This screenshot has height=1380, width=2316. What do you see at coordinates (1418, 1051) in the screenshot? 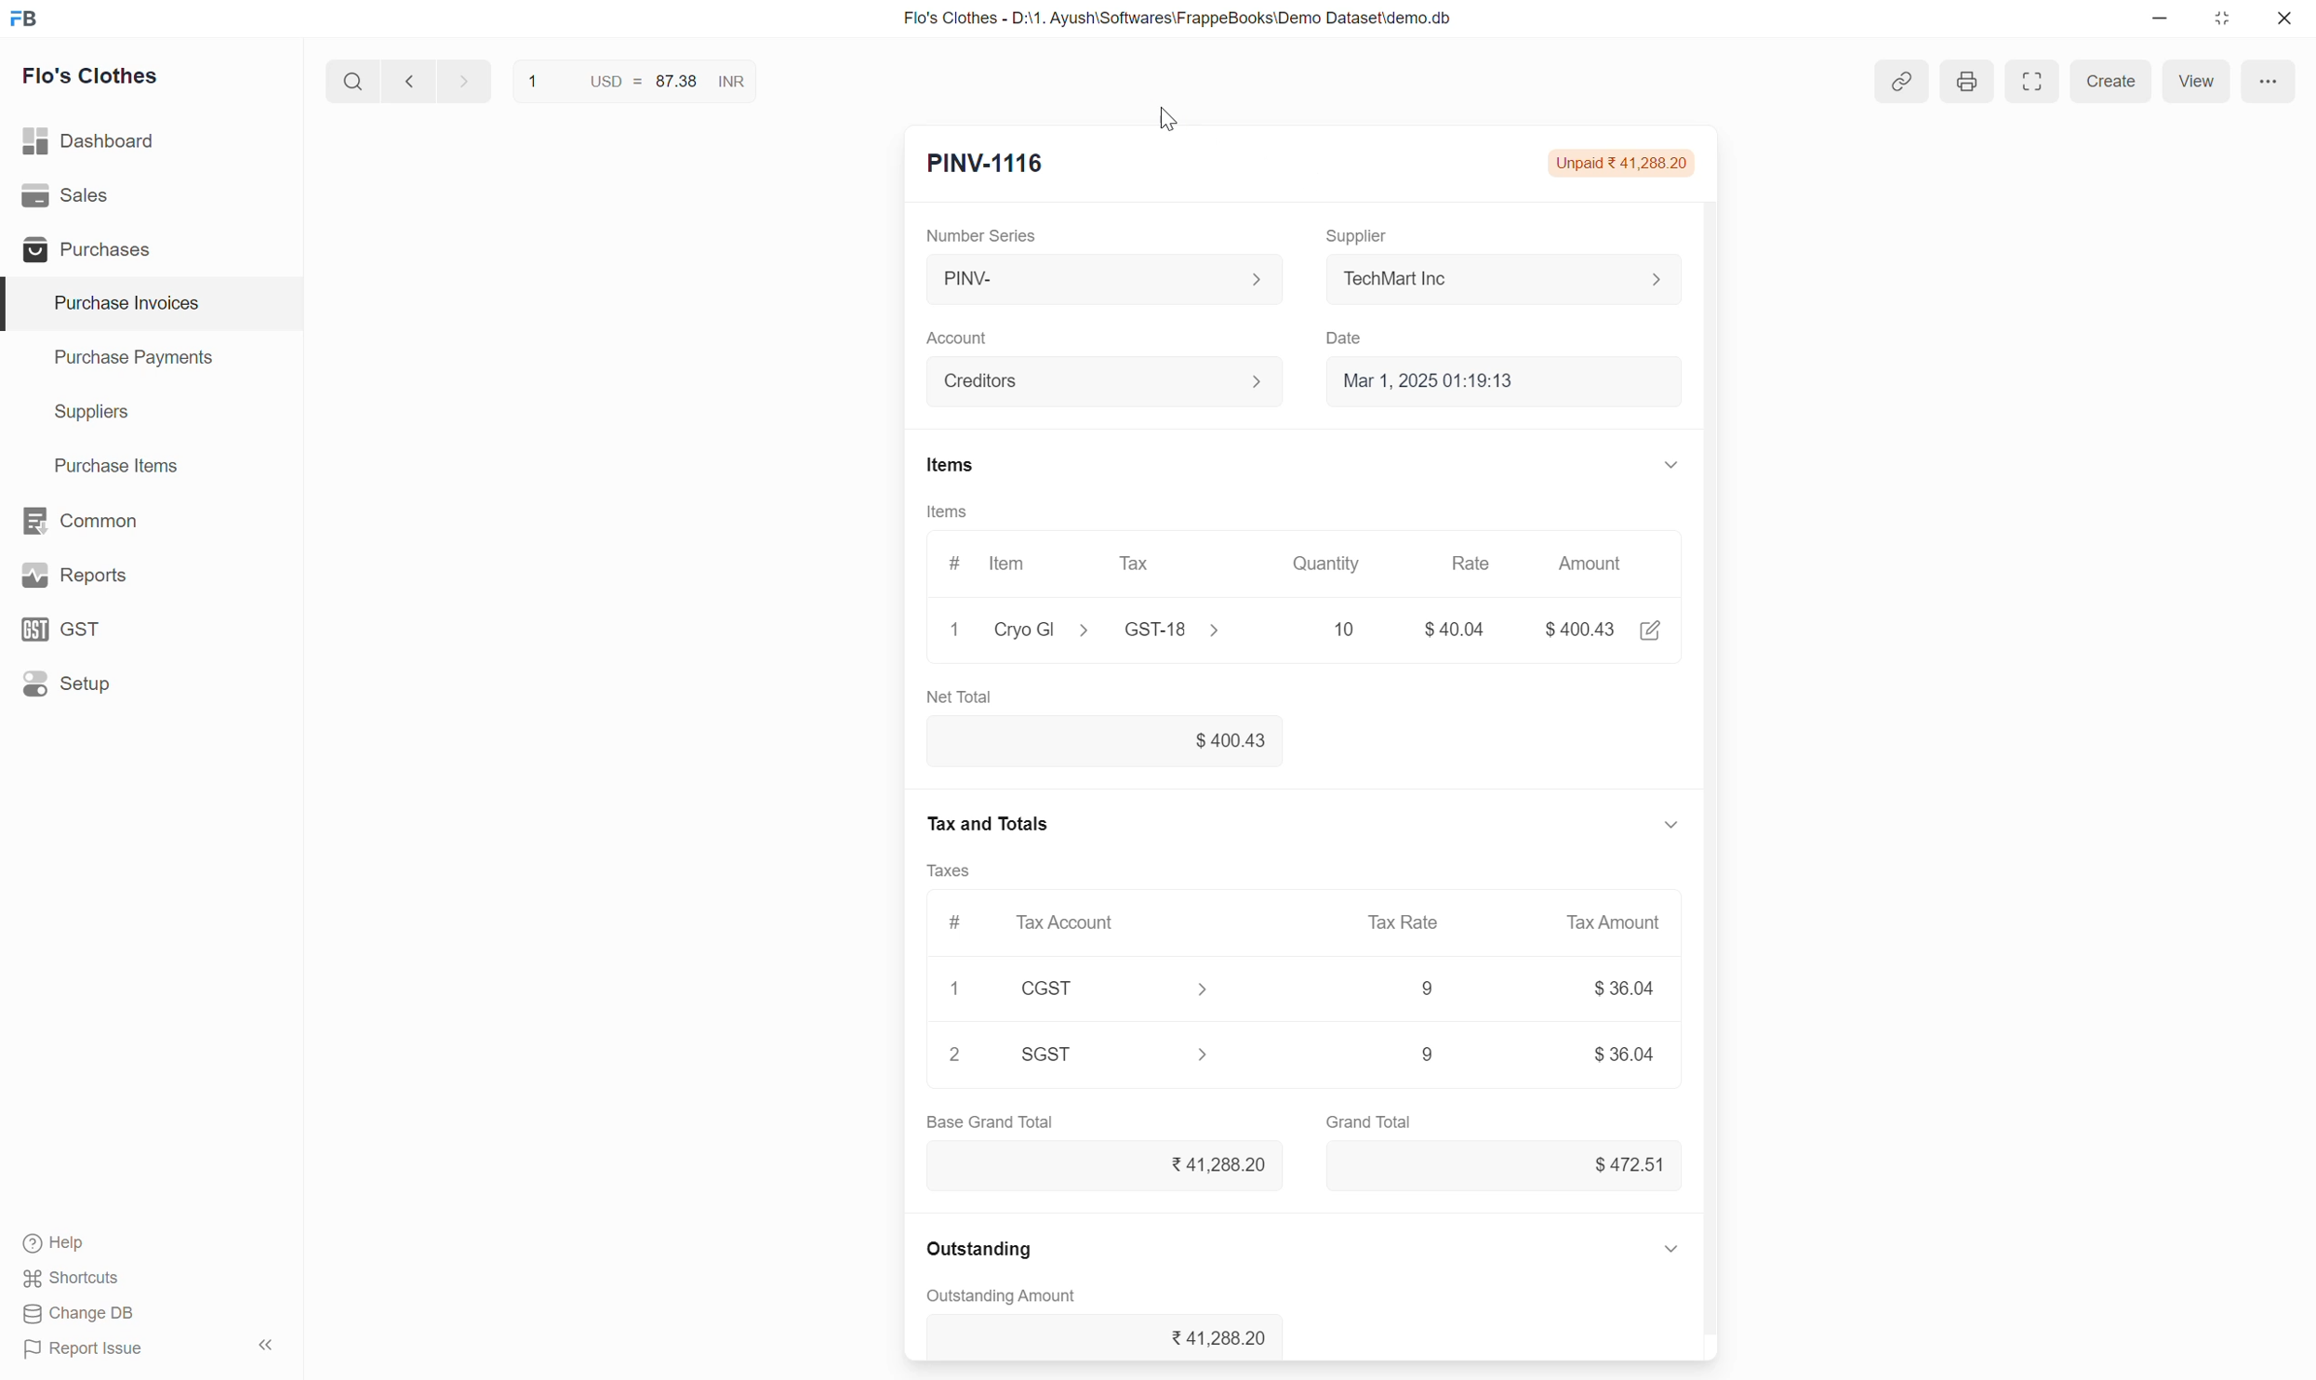
I see `9` at bounding box center [1418, 1051].